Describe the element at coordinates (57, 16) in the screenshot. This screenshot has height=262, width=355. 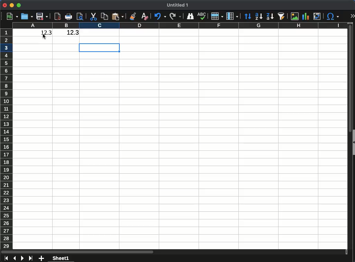
I see `pdf viewer` at that location.